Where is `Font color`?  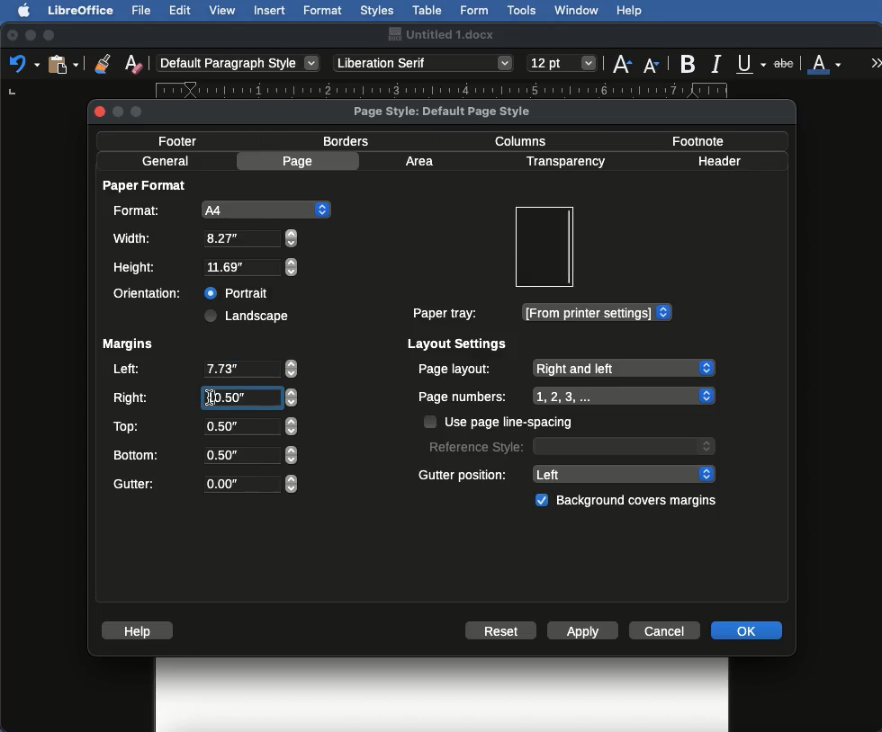
Font color is located at coordinates (825, 62).